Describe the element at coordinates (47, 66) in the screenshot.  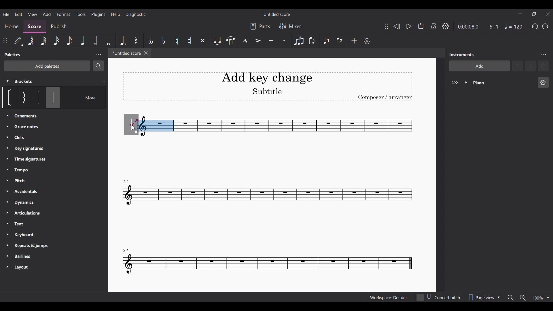
I see `Add palettes` at that location.